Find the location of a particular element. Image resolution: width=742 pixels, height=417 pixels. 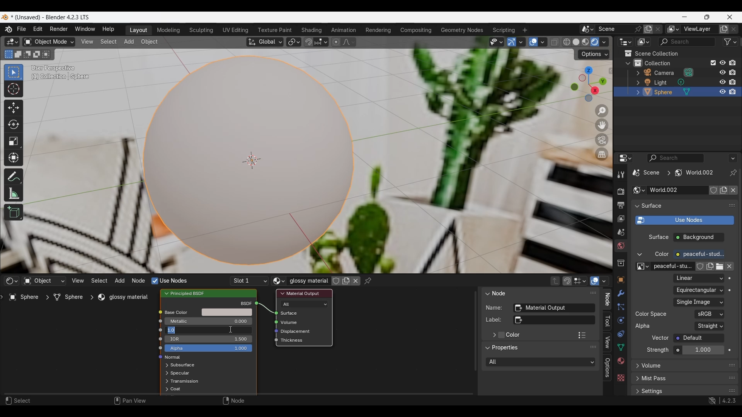

Transform  is located at coordinates (14, 158).